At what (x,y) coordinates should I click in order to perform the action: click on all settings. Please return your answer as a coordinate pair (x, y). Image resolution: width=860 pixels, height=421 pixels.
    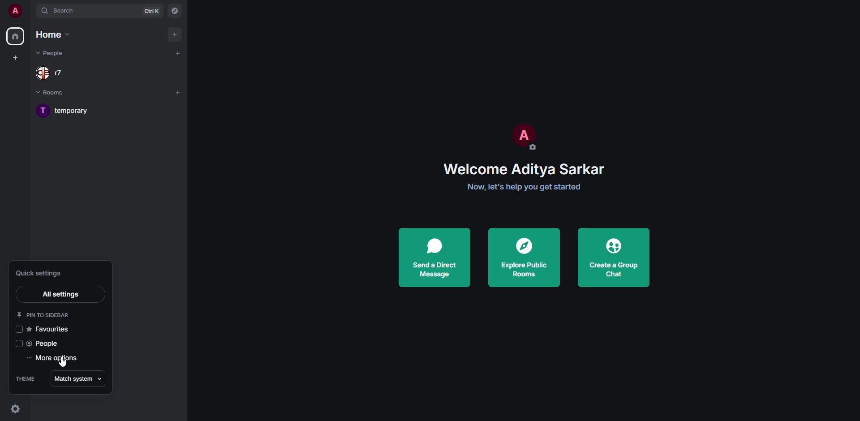
    Looking at the image, I should click on (62, 294).